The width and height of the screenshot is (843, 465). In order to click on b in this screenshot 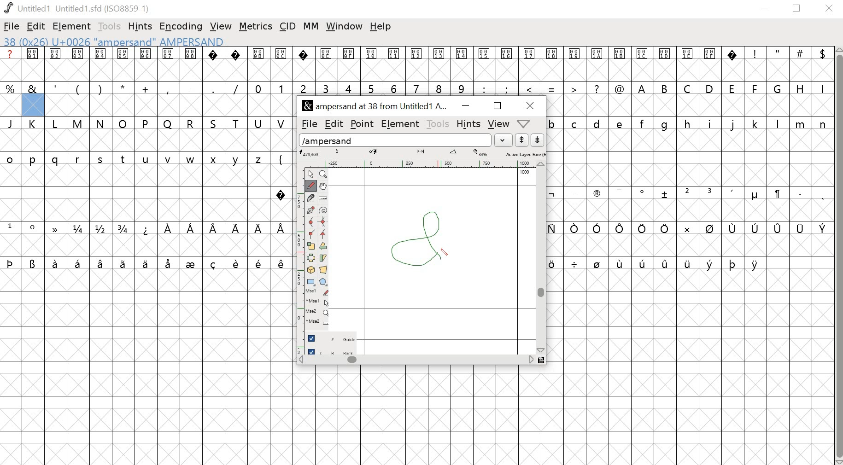, I will do `click(553, 123)`.